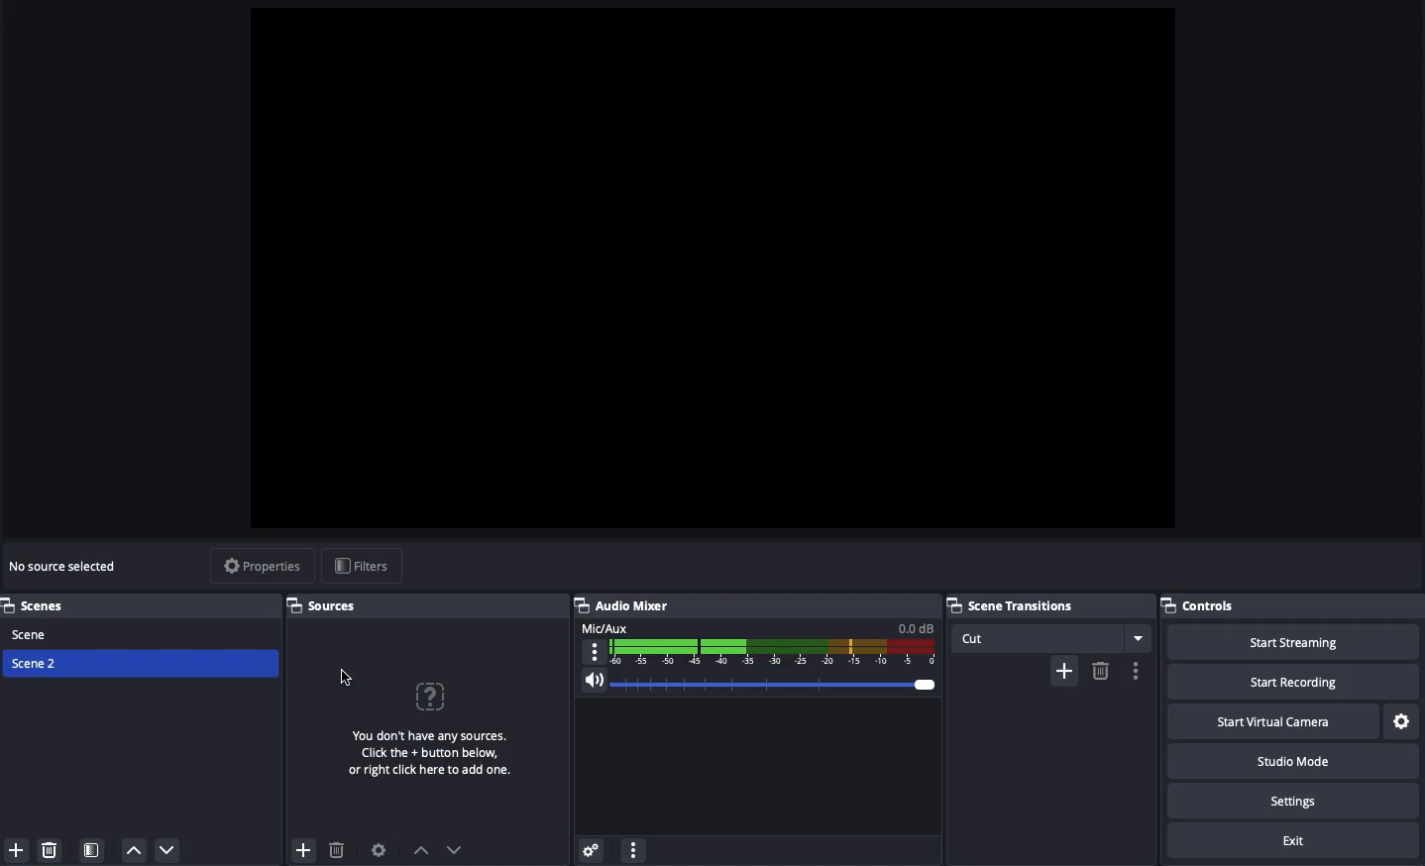 The width and height of the screenshot is (1425, 866). Describe the element at coordinates (1294, 838) in the screenshot. I see `Exit` at that location.